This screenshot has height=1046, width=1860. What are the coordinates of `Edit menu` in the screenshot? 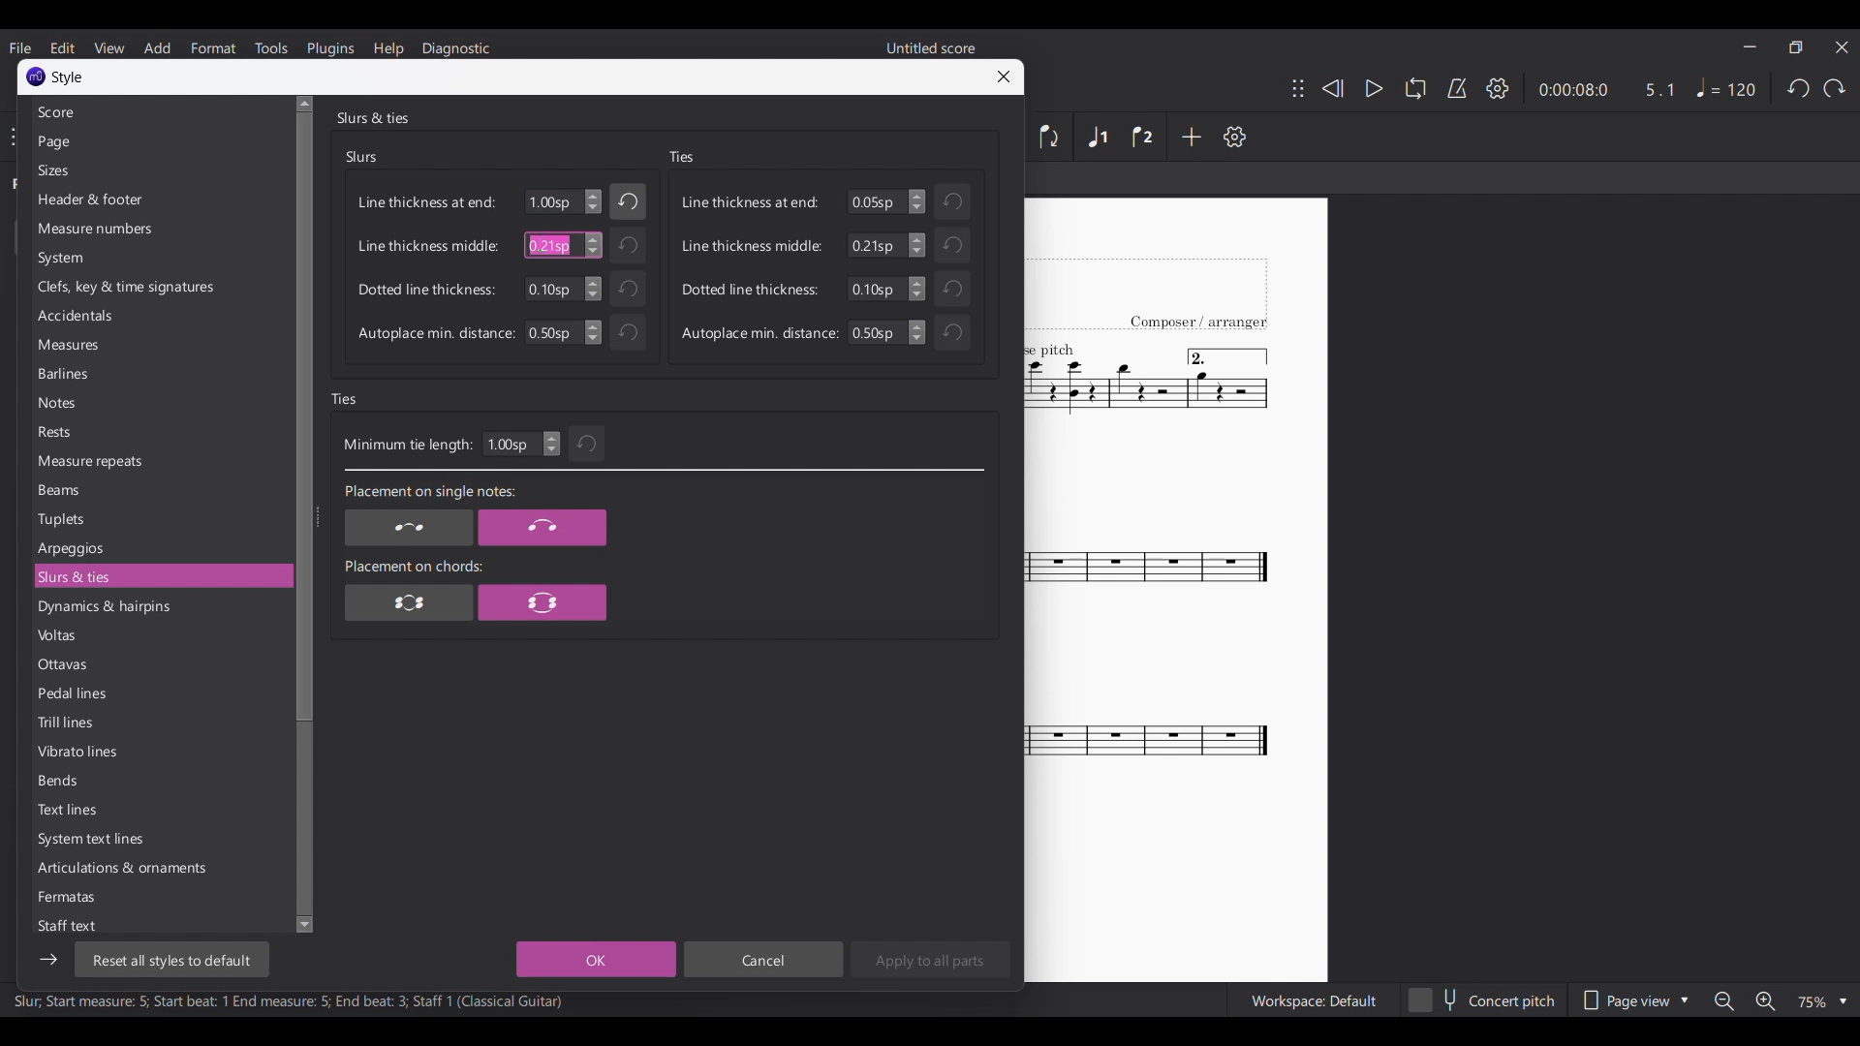 It's located at (62, 47).